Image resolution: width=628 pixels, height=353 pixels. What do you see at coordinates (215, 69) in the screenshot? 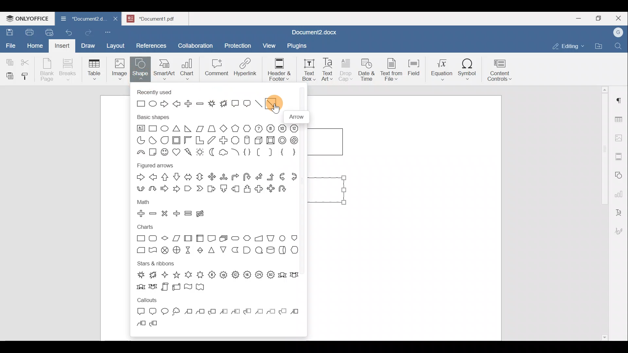
I see `Comment` at bounding box center [215, 69].